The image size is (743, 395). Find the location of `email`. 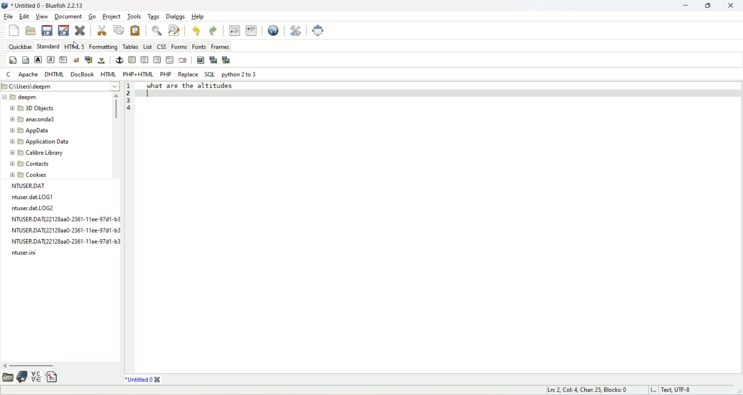

email is located at coordinates (183, 61).